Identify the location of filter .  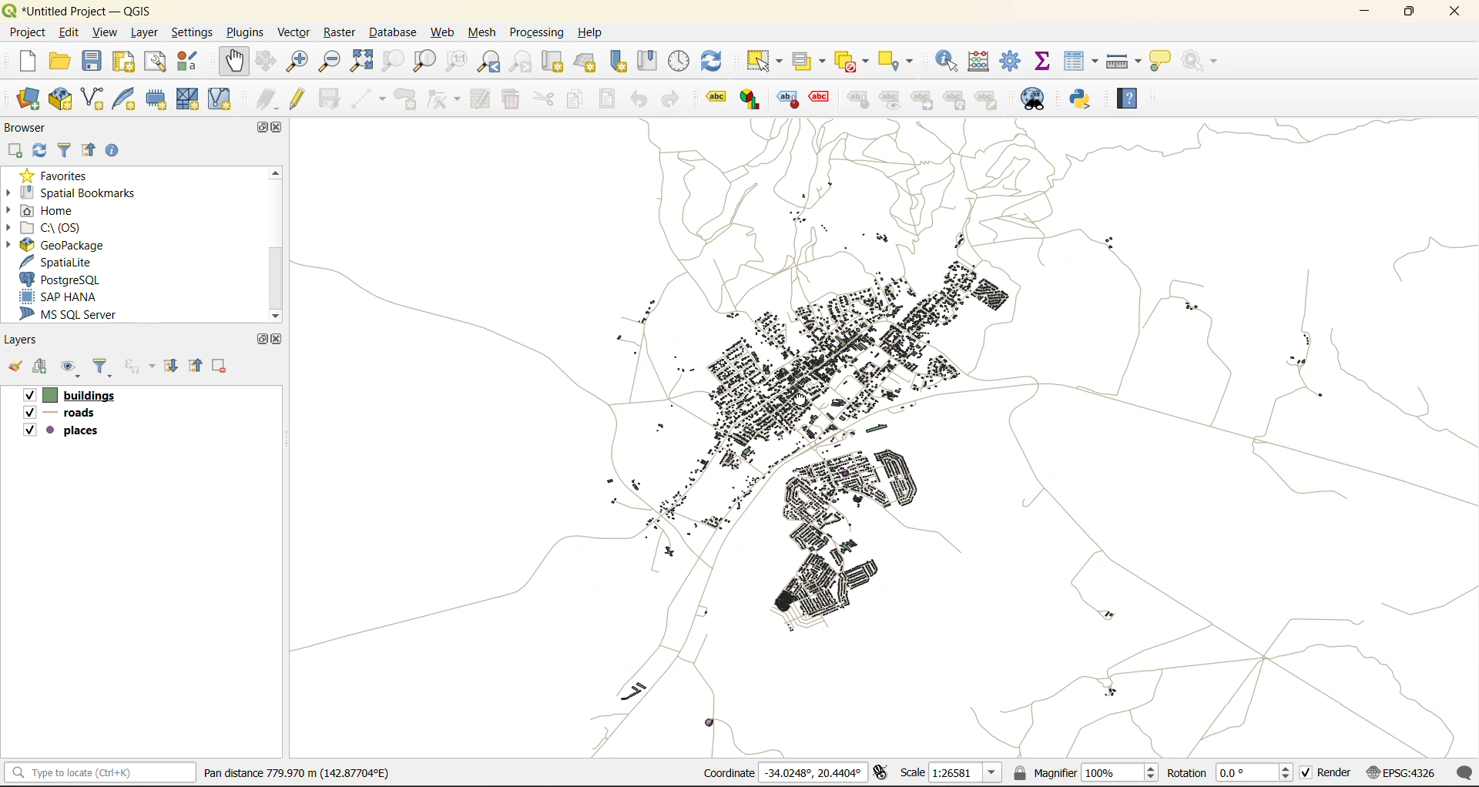
(106, 367).